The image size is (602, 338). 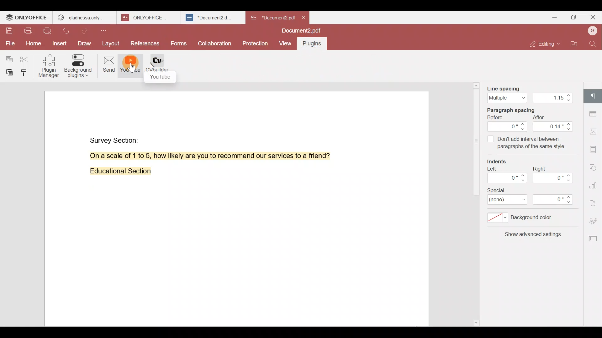 What do you see at coordinates (534, 197) in the screenshot?
I see `Special` at bounding box center [534, 197].